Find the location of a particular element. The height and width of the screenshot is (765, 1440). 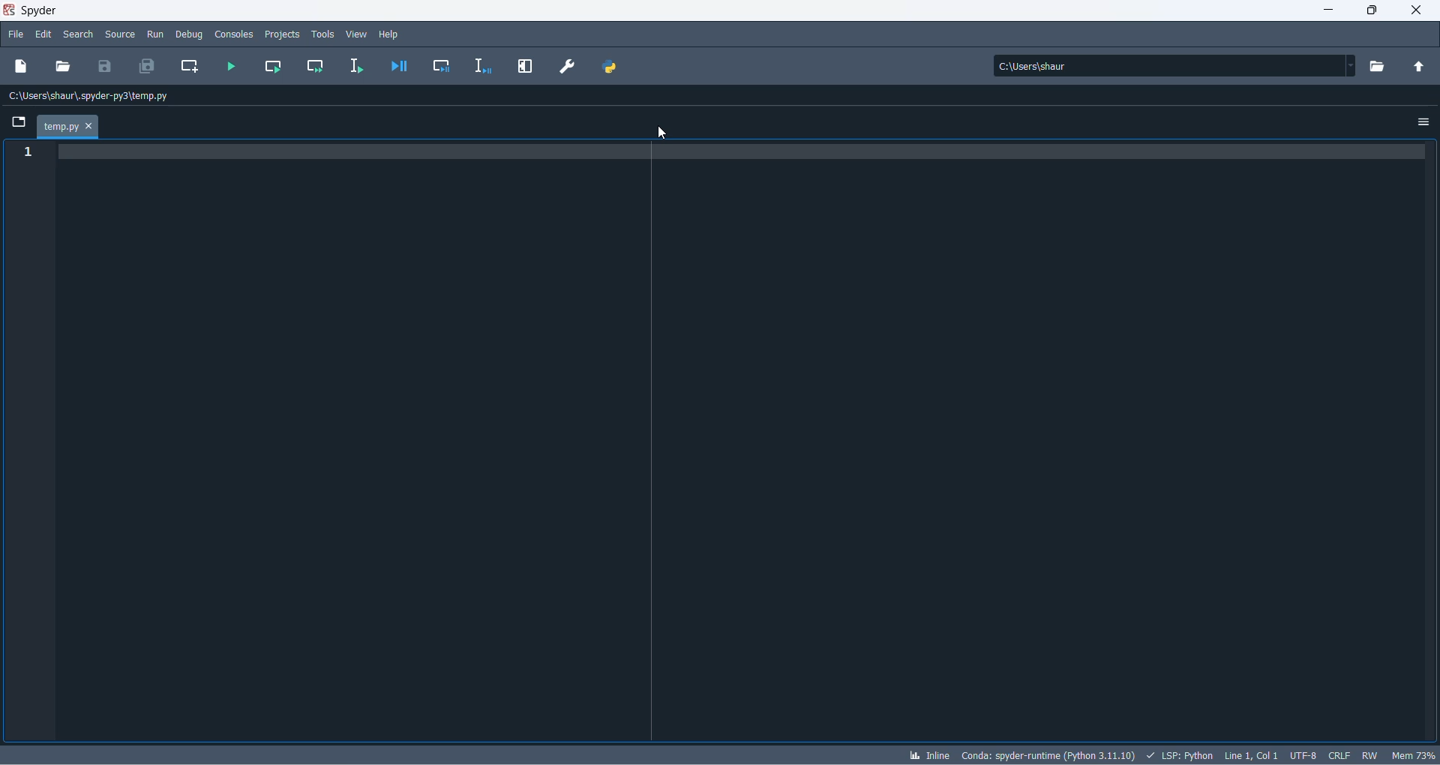

tools is located at coordinates (322, 34).